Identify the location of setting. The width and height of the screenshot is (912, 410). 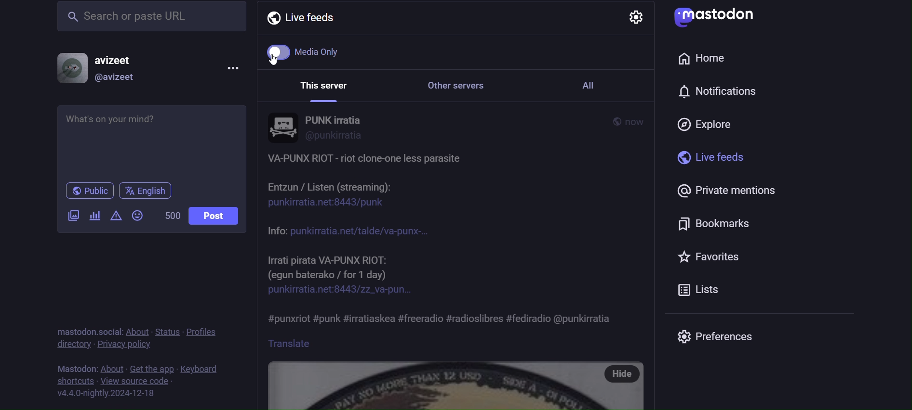
(635, 18).